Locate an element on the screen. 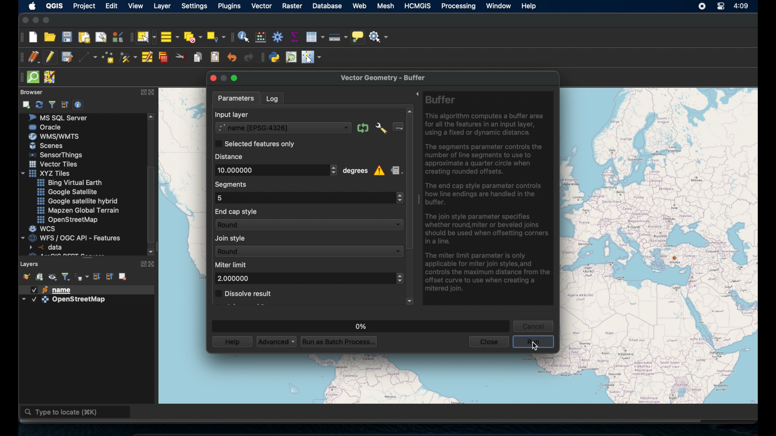 This screenshot has height=436, width=776. manage map. themes is located at coordinates (53, 277).